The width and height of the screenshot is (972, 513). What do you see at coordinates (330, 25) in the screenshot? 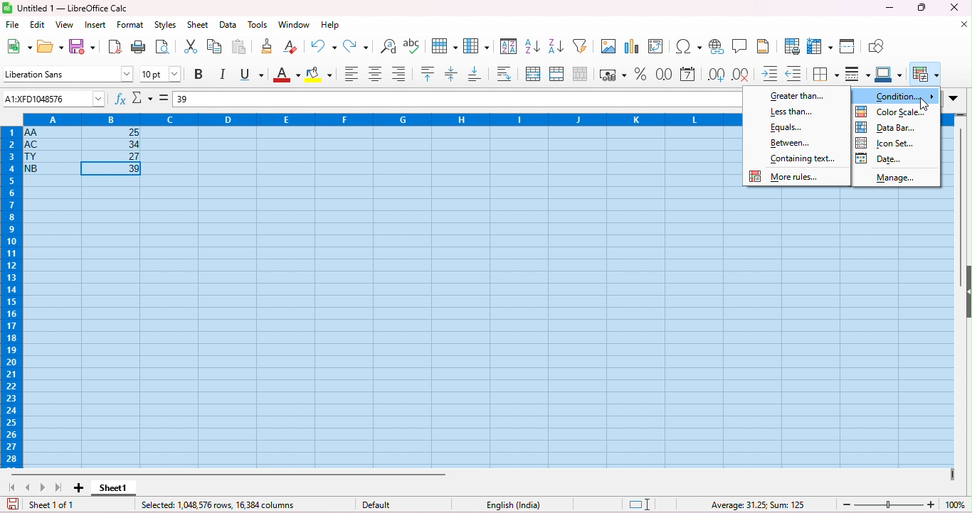
I see `help` at bounding box center [330, 25].